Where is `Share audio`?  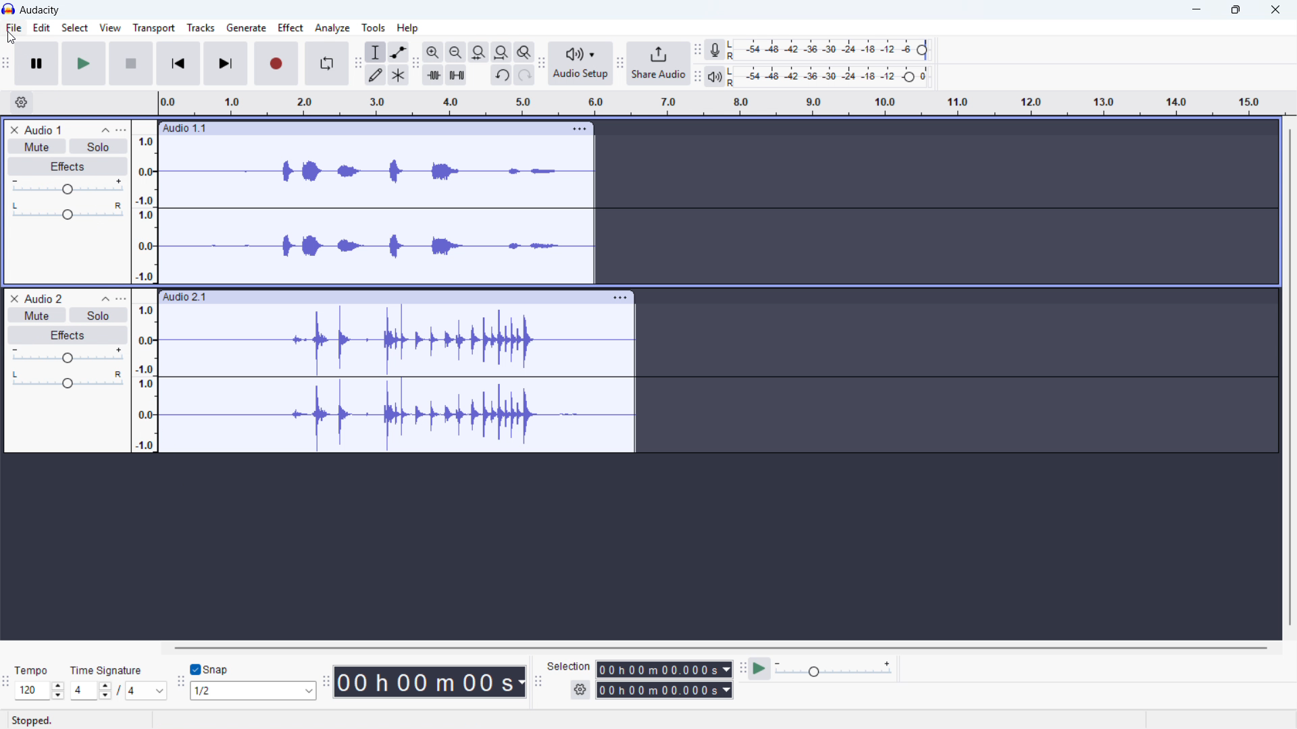
Share audio is located at coordinates (658, 63).